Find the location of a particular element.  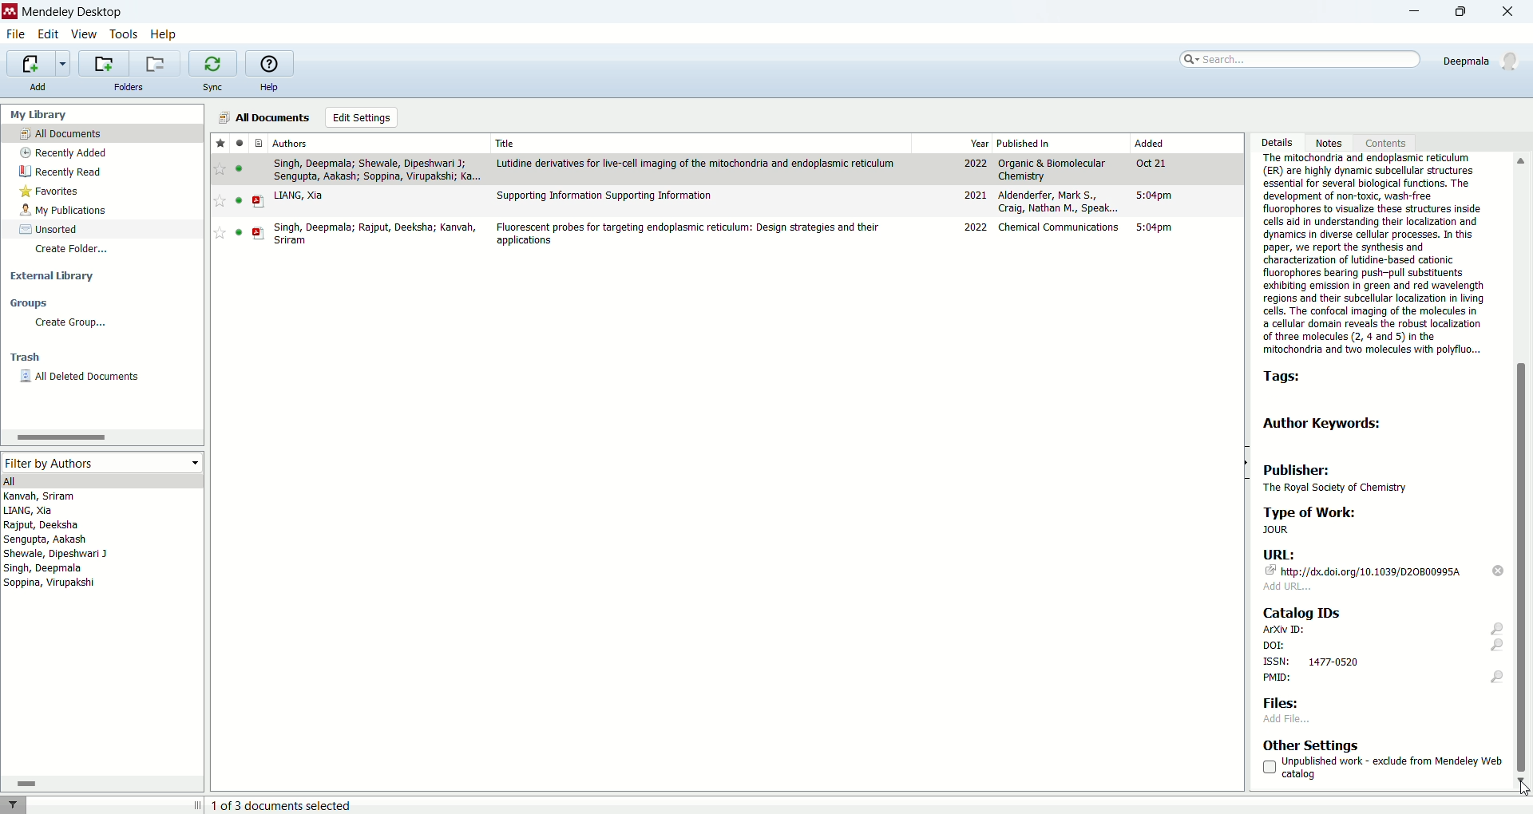

horizontal scroll bar is located at coordinates (101, 437).